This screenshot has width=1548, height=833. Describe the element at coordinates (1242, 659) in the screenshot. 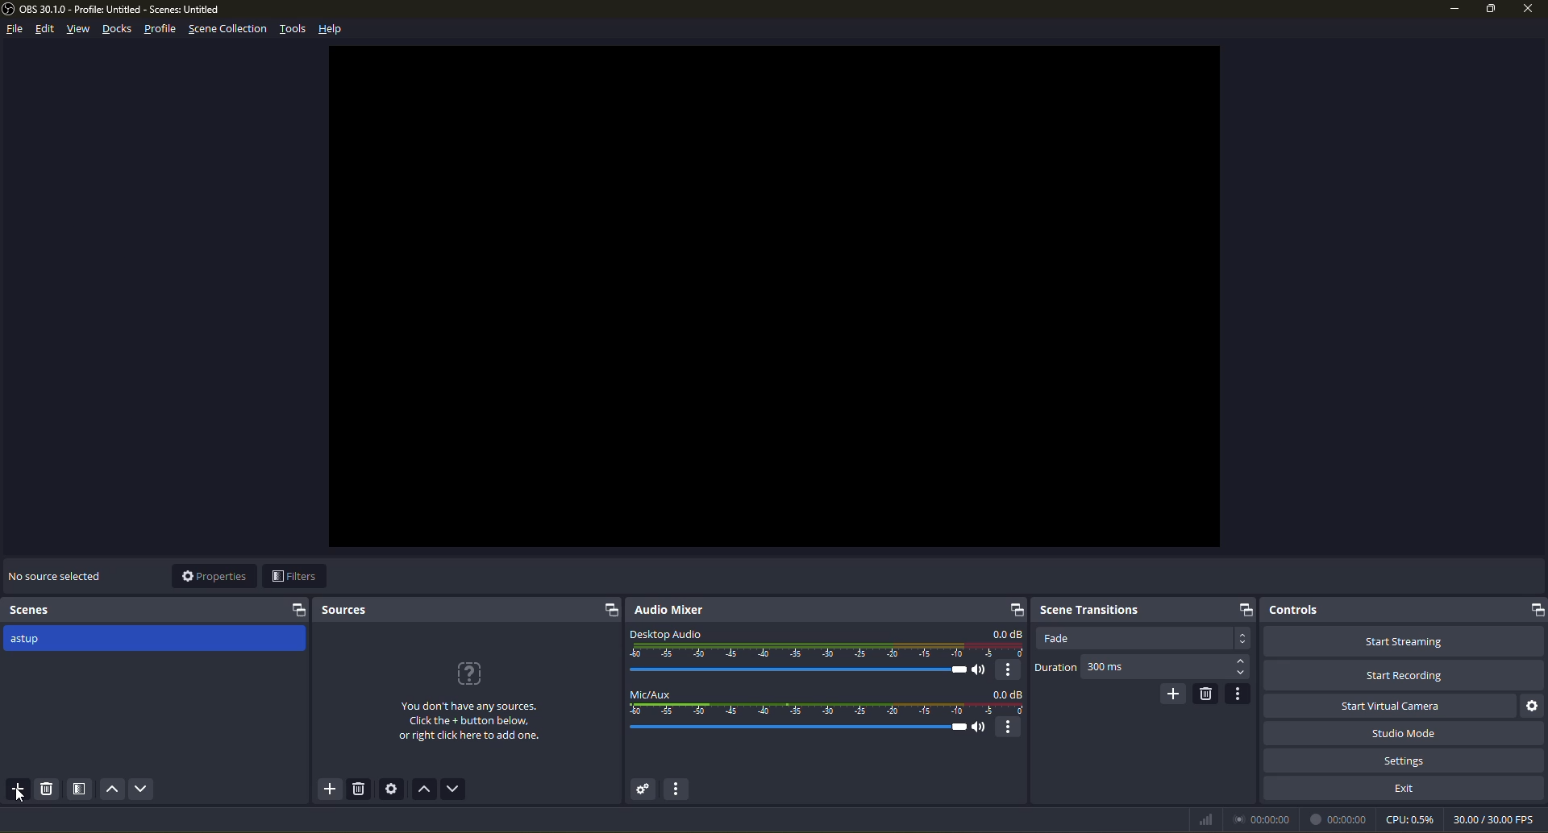

I see `select up` at that location.